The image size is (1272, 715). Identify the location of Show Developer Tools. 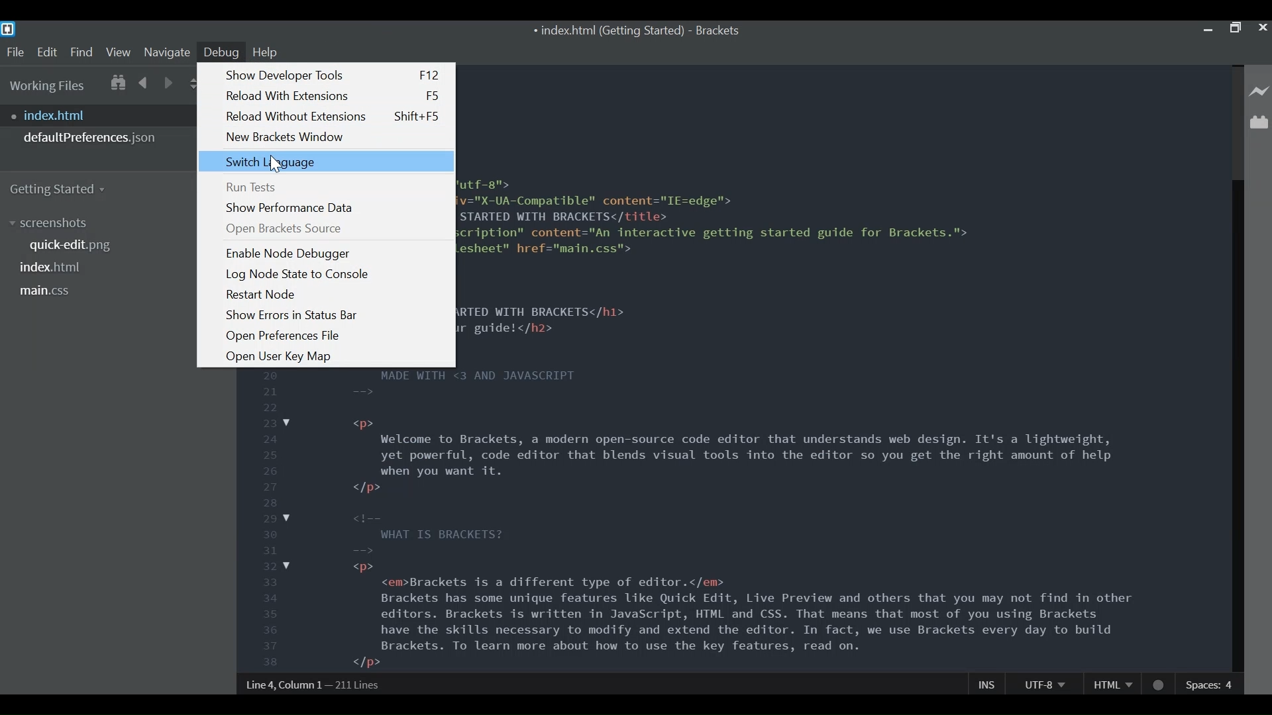
(332, 75).